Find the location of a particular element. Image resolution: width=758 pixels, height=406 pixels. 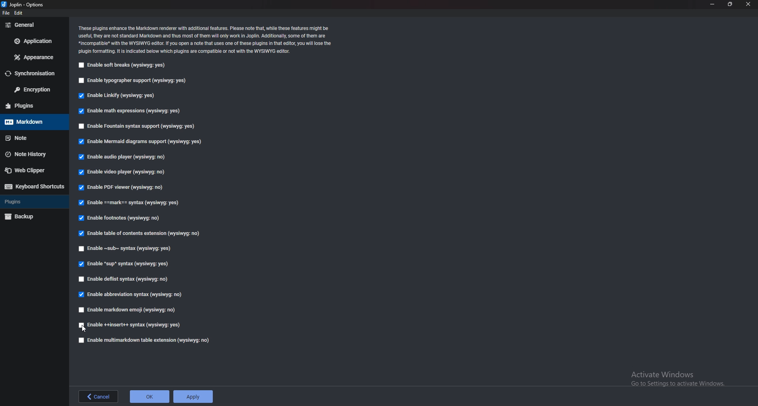

note history is located at coordinates (33, 154).